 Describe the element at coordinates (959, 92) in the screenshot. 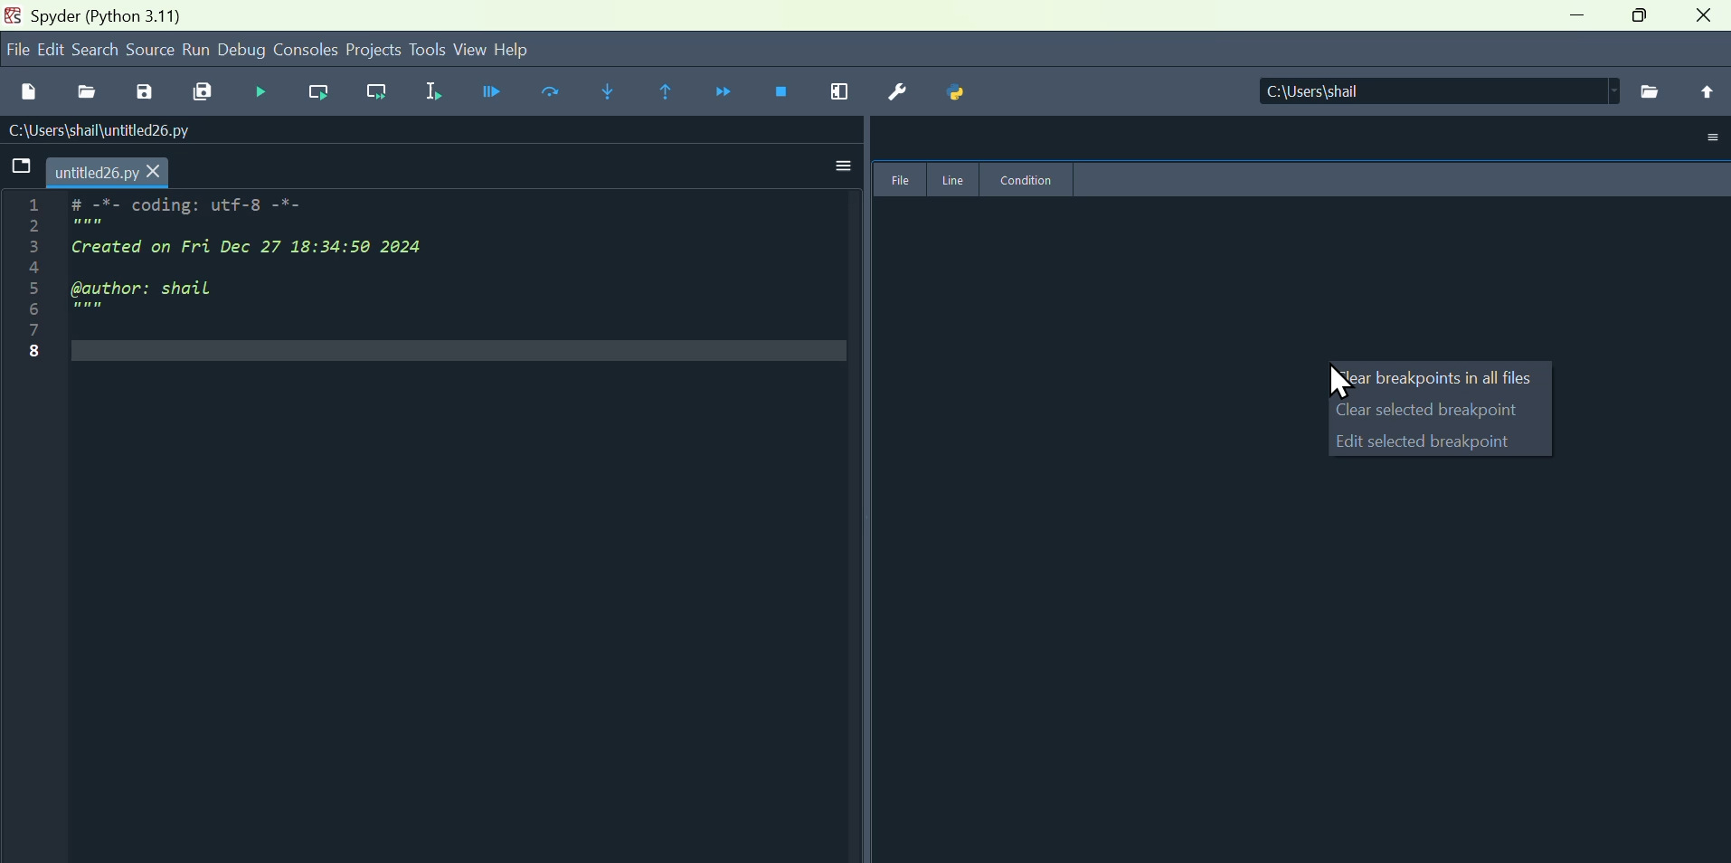

I see `Python path manager` at that location.